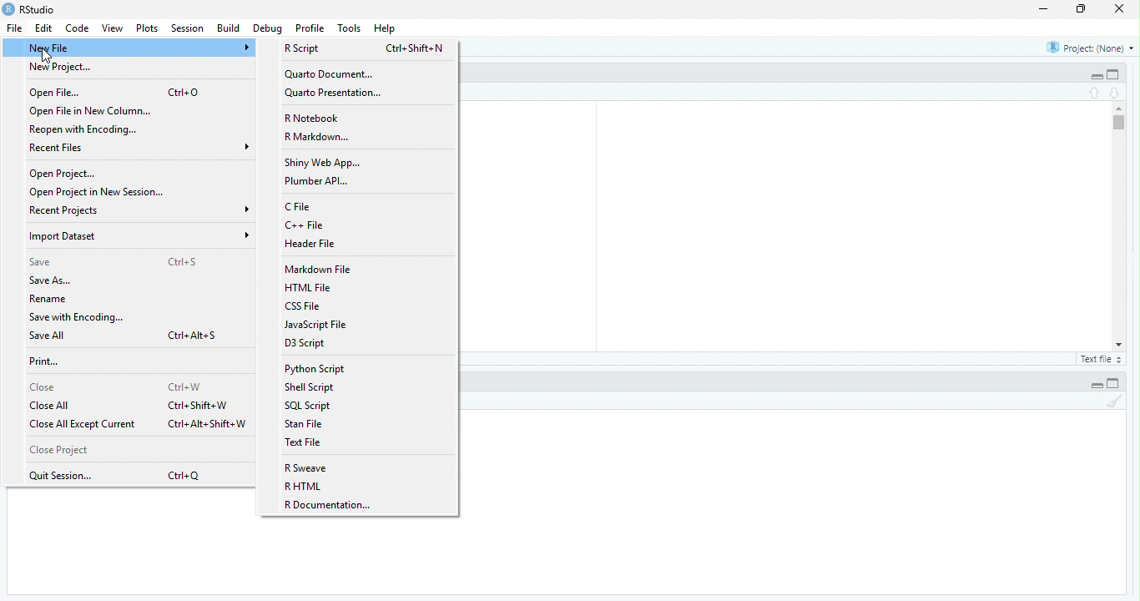 Image resolution: width=1140 pixels, height=601 pixels. What do you see at coordinates (1046, 8) in the screenshot?
I see `minimise` at bounding box center [1046, 8].